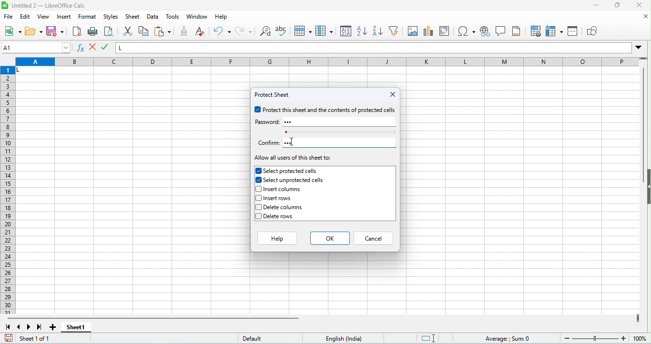 The image size is (651, 344). What do you see at coordinates (646, 17) in the screenshot?
I see `close` at bounding box center [646, 17].